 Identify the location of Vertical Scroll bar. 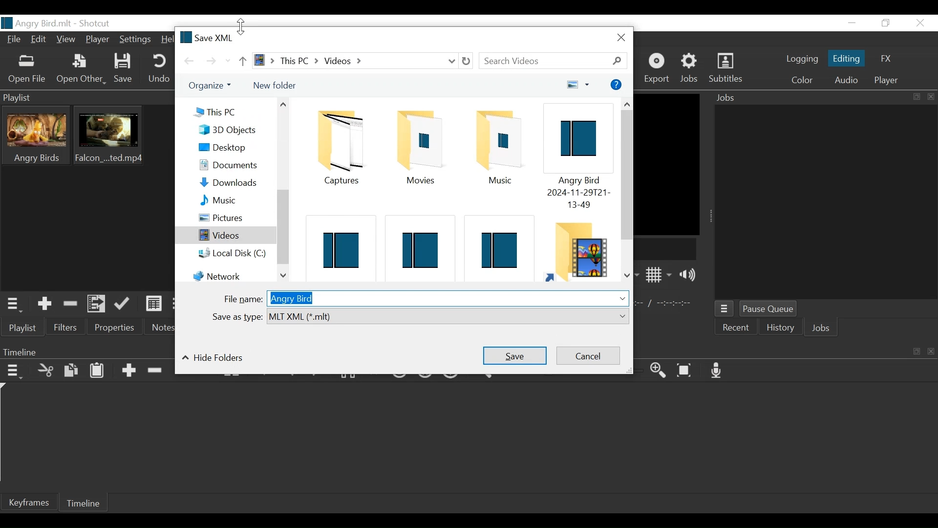
(282, 227).